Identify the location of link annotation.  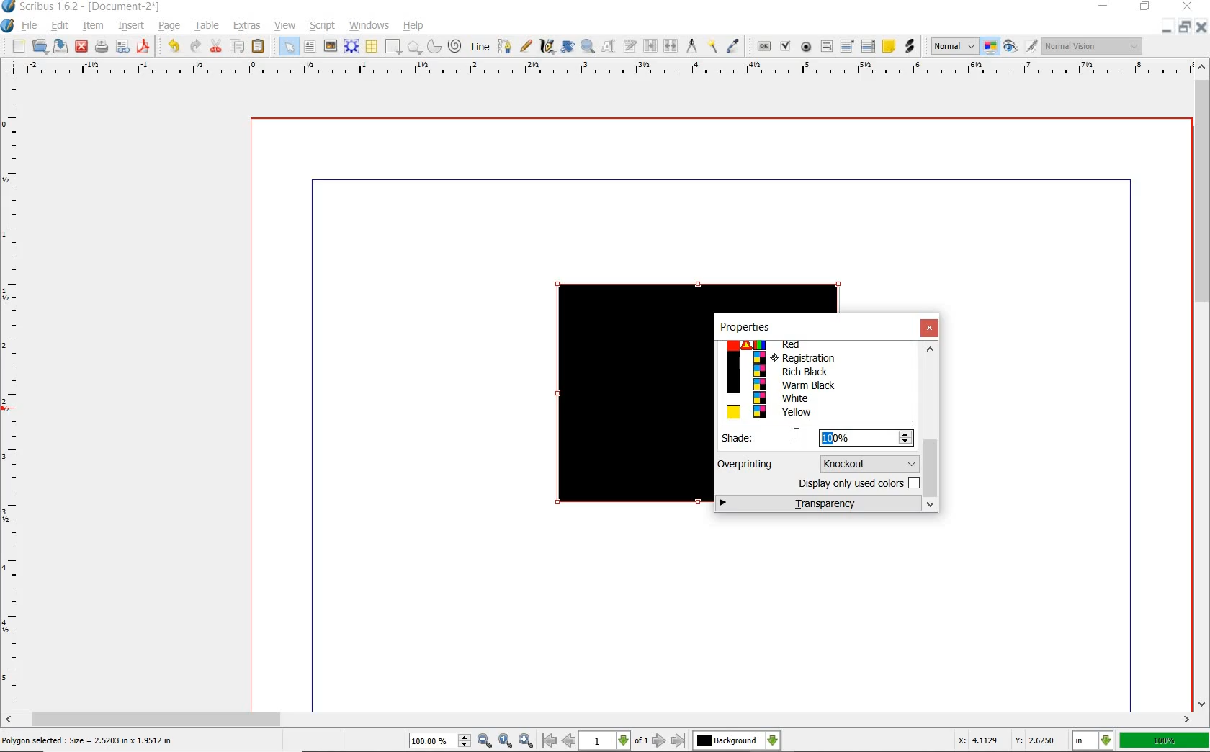
(910, 47).